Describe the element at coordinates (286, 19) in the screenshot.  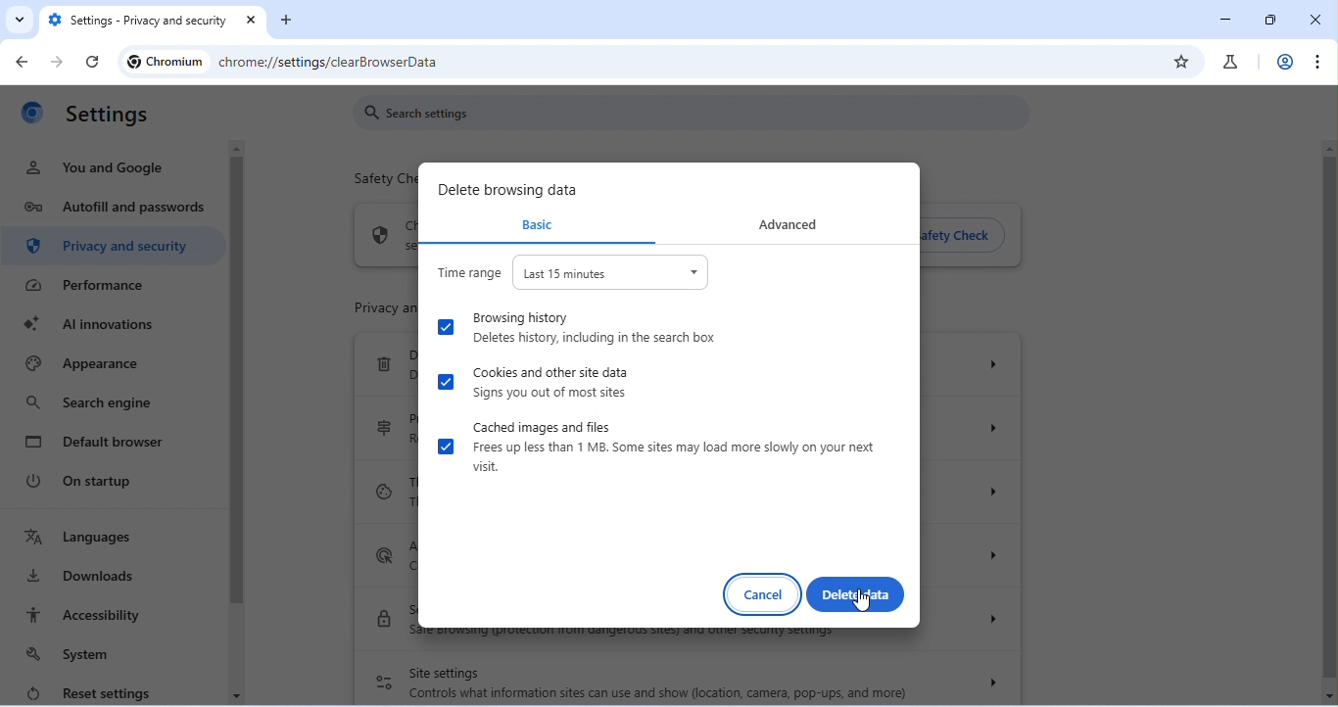
I see `add new tab` at that location.